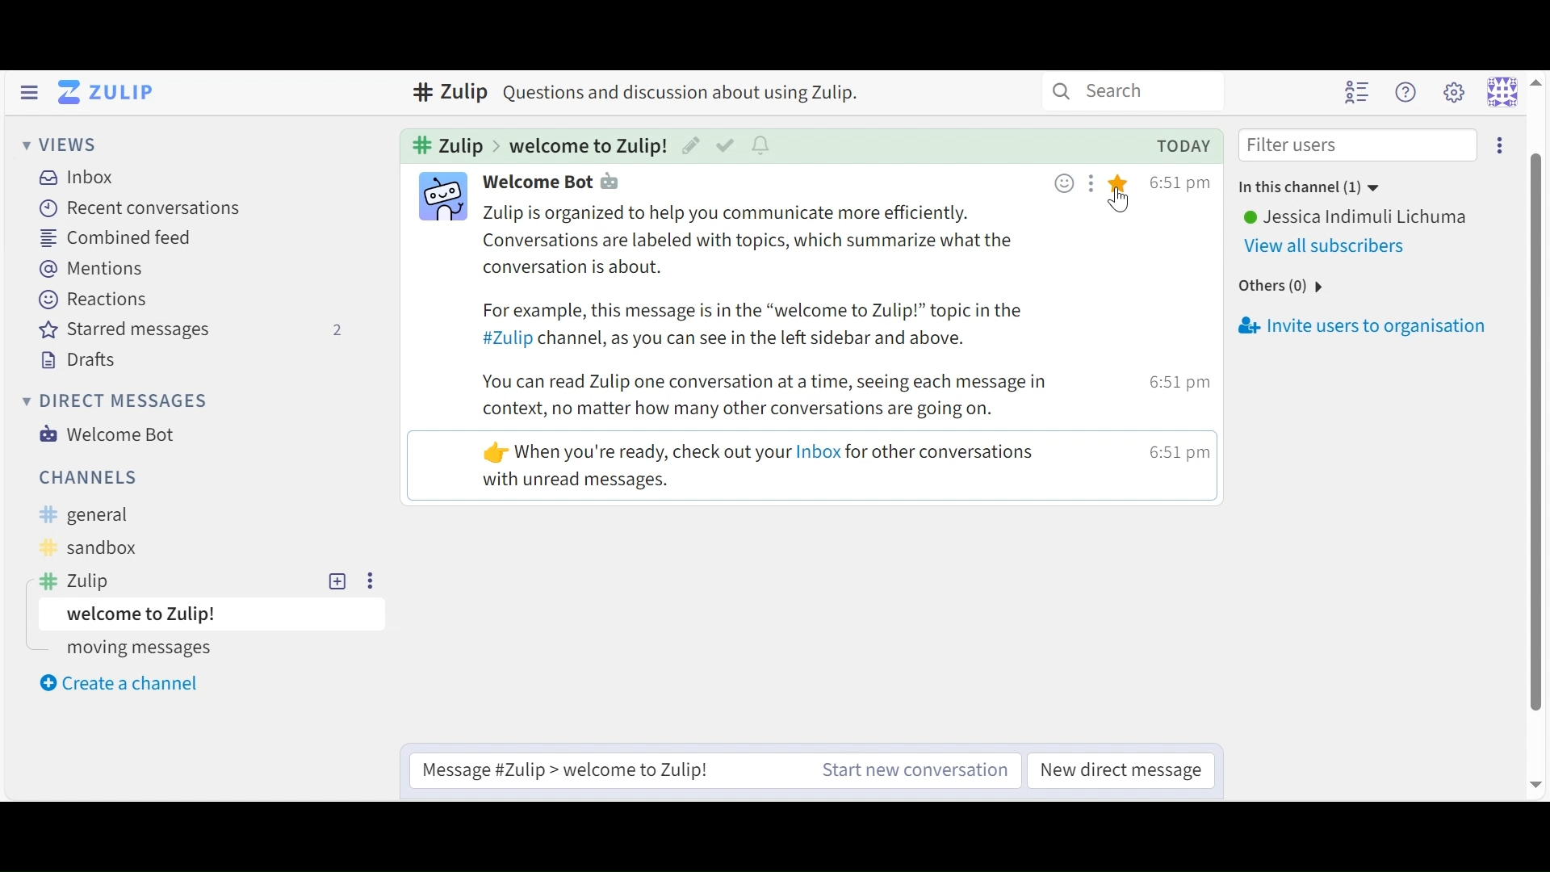  Describe the element at coordinates (606, 769) in the screenshot. I see `Reply to selected Message` at that location.